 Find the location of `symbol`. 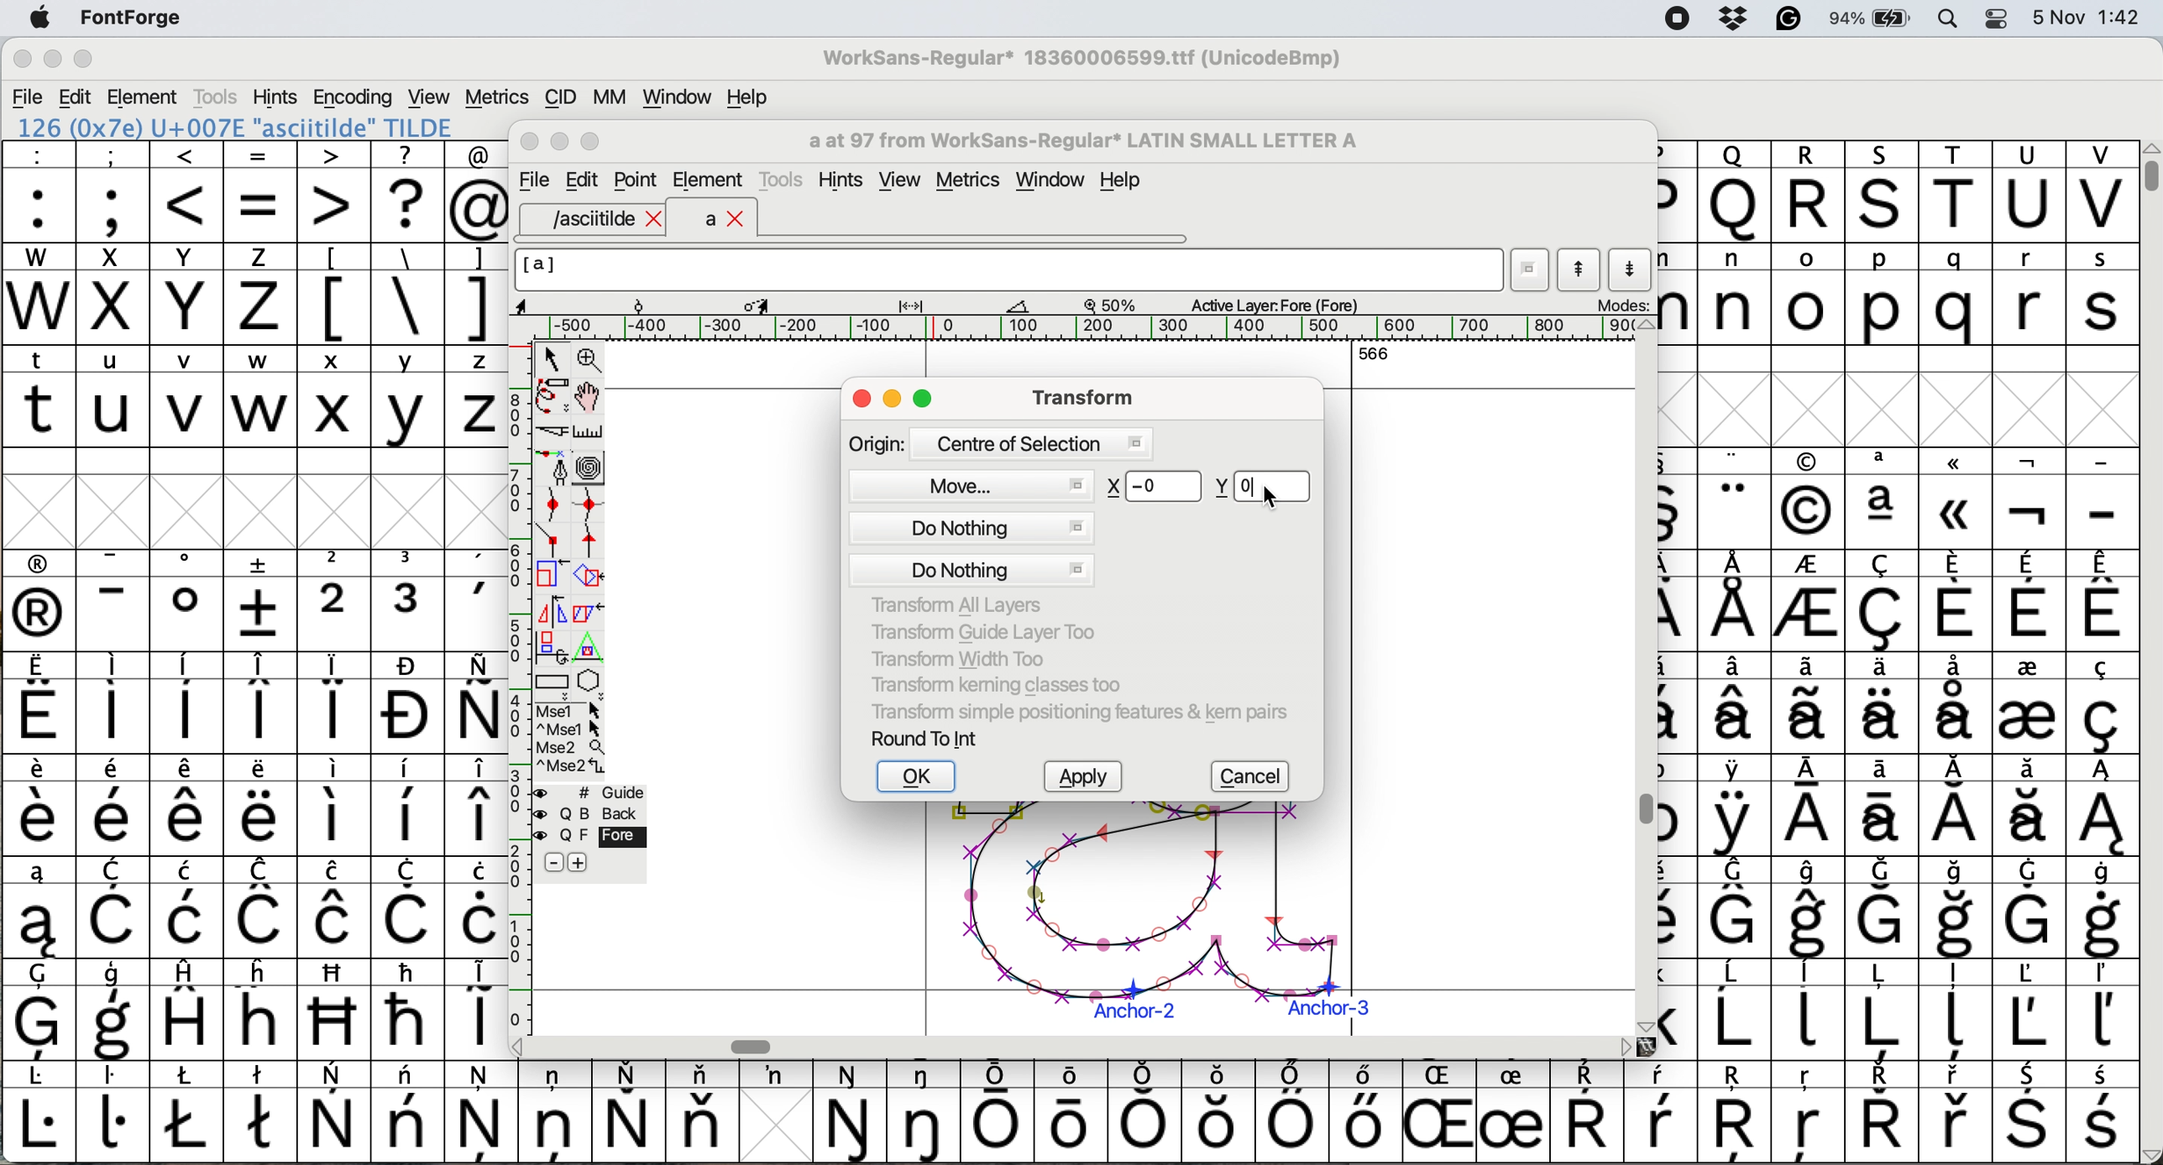

symbol is located at coordinates (2100, 703).